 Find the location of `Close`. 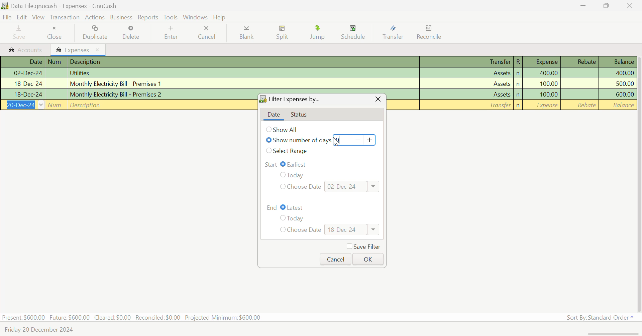

Close is located at coordinates (378, 100).